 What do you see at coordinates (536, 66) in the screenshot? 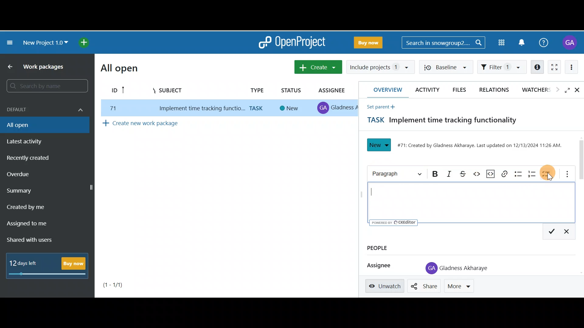
I see `Open details view` at bounding box center [536, 66].